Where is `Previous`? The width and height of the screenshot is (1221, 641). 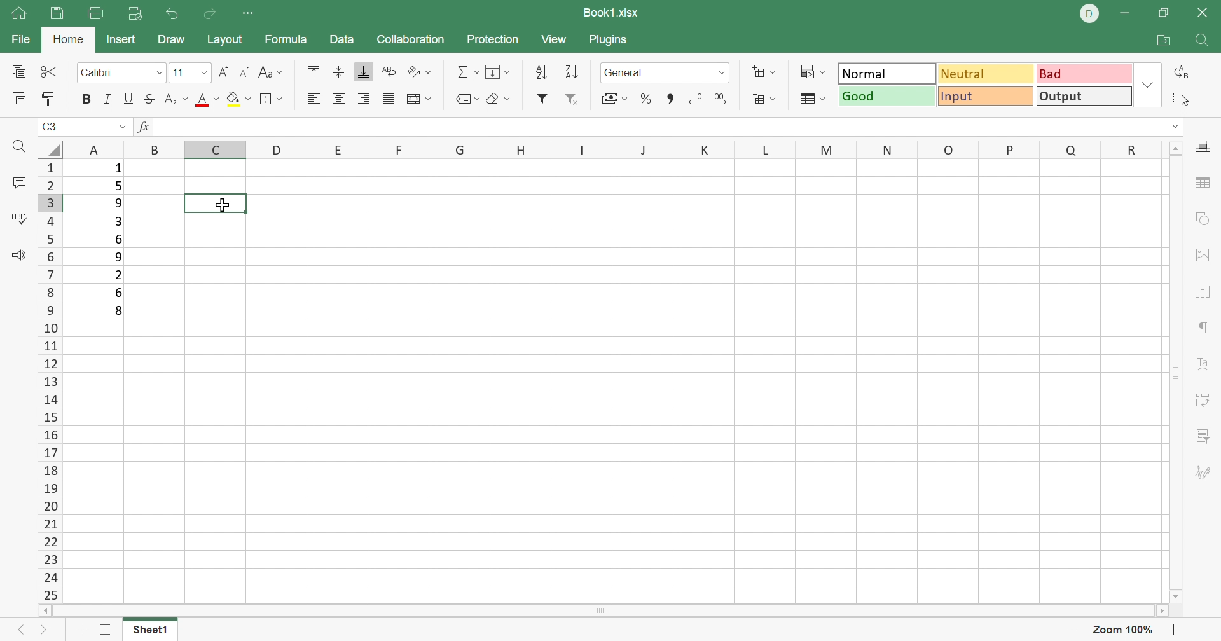
Previous is located at coordinates (17, 631).